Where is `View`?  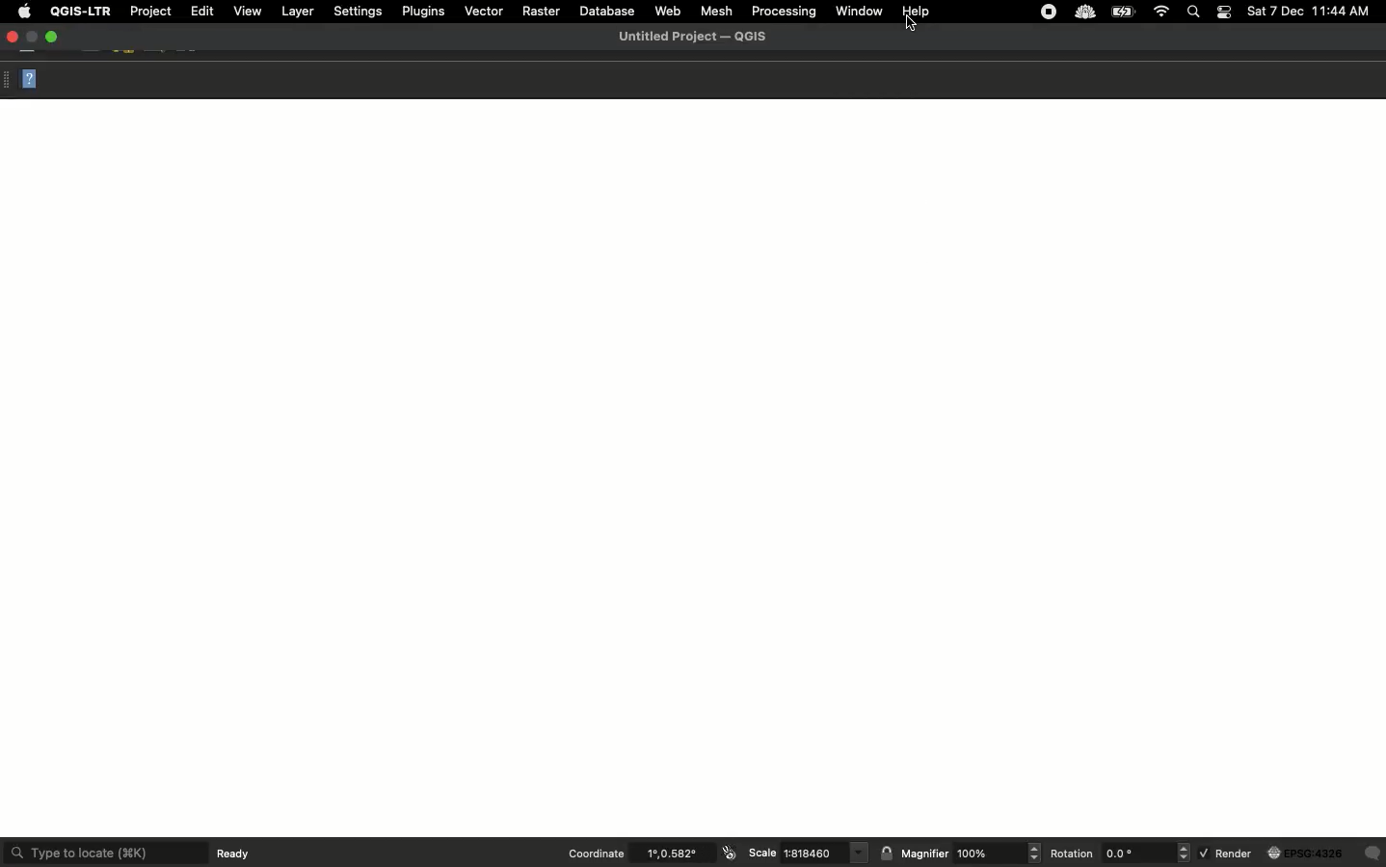 View is located at coordinates (248, 12).